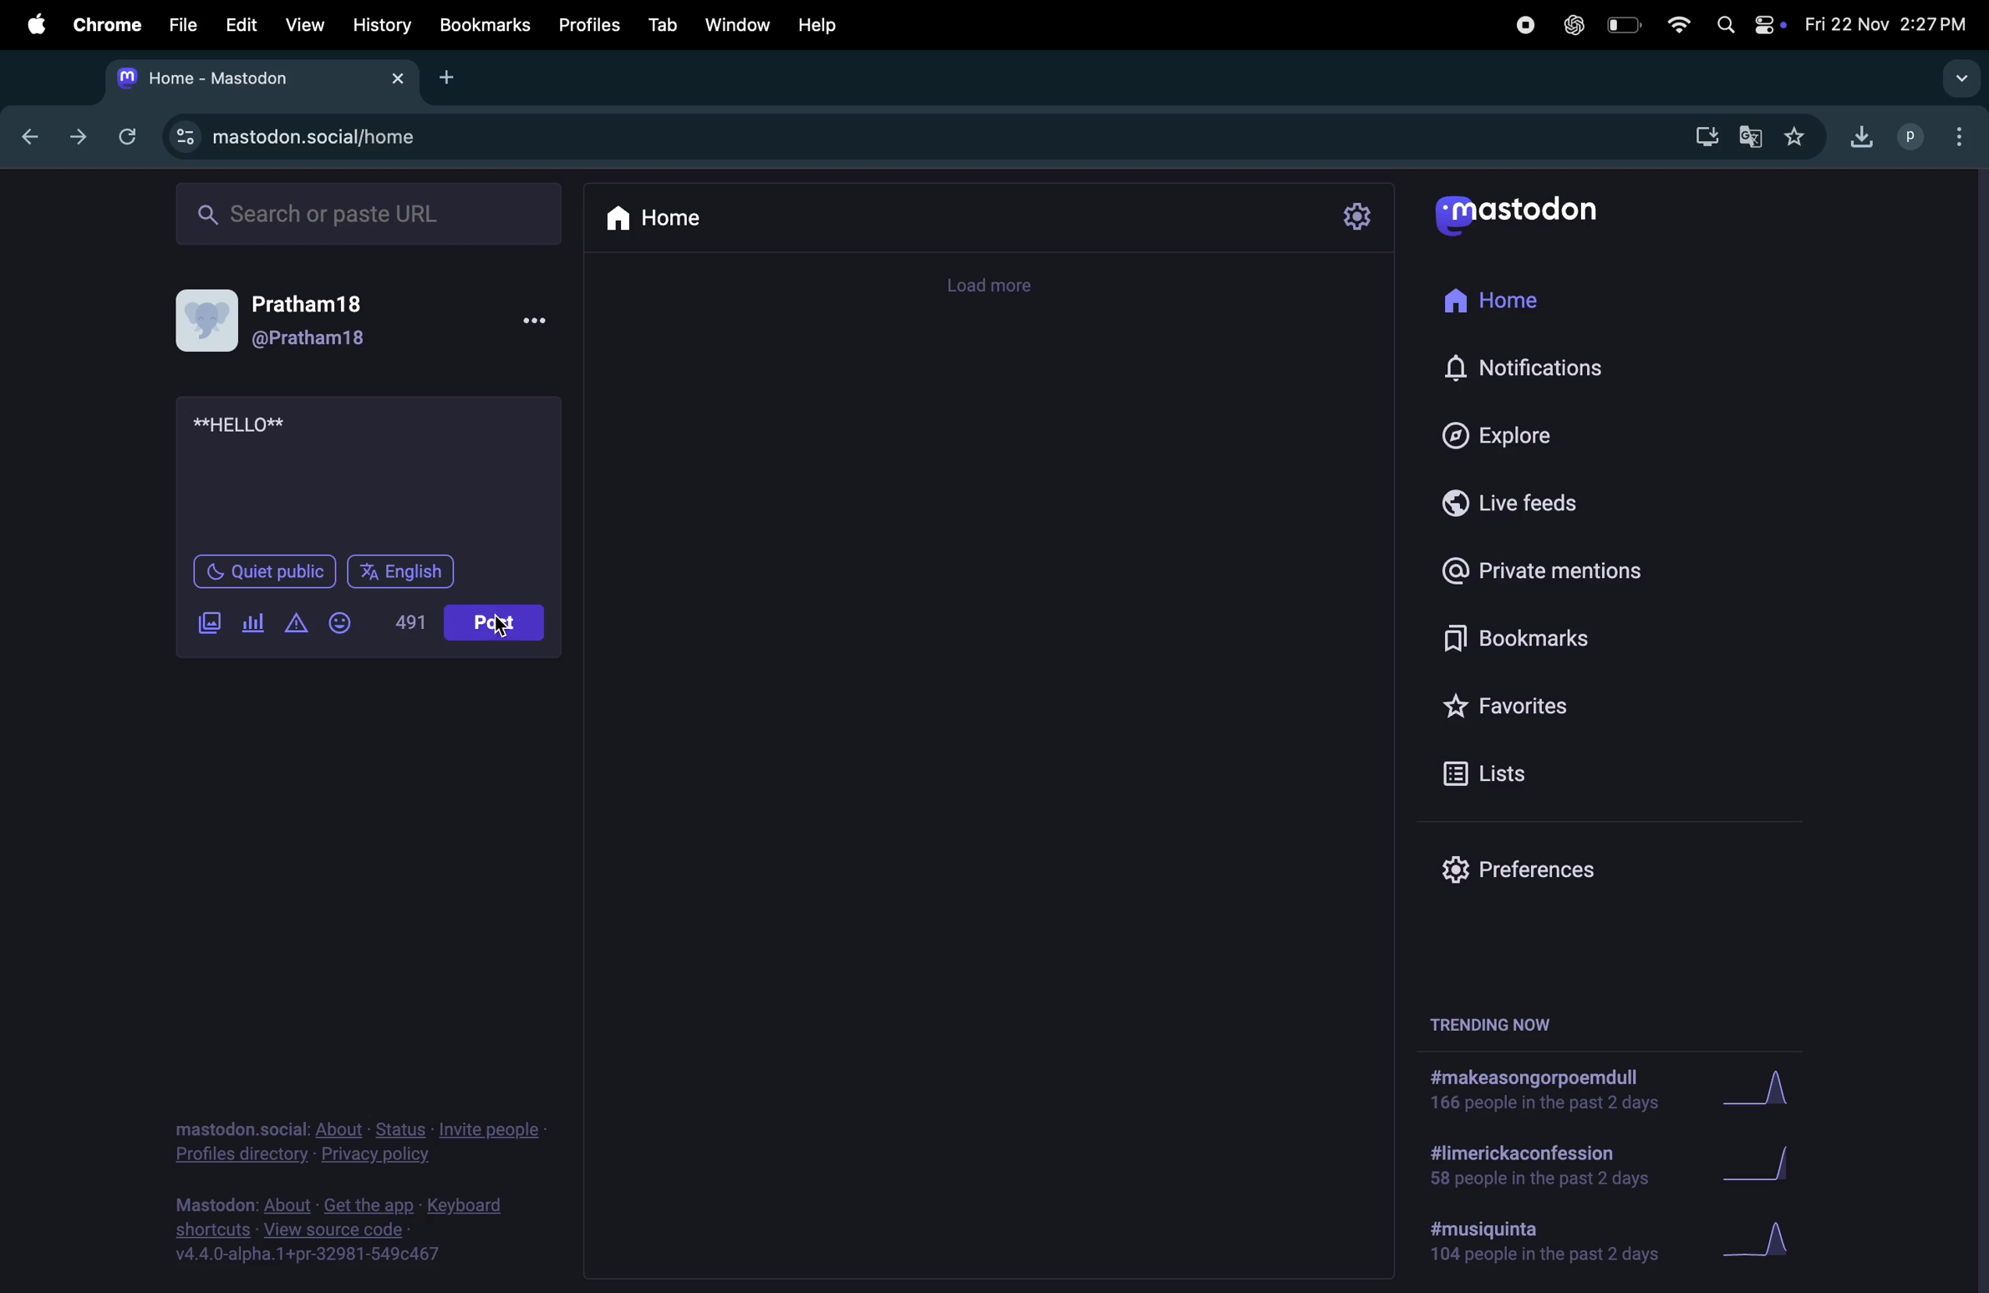  What do you see at coordinates (1749, 24) in the screenshot?
I see `apple widgets` at bounding box center [1749, 24].